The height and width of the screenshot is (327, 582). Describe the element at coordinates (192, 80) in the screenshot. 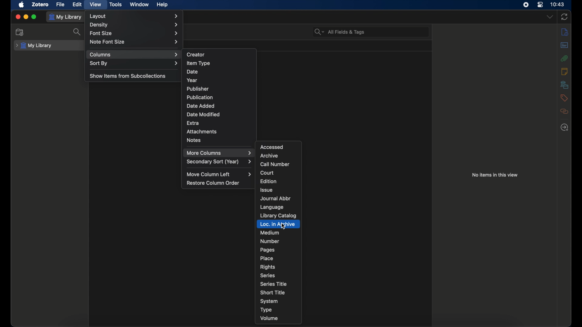

I see `year` at that location.